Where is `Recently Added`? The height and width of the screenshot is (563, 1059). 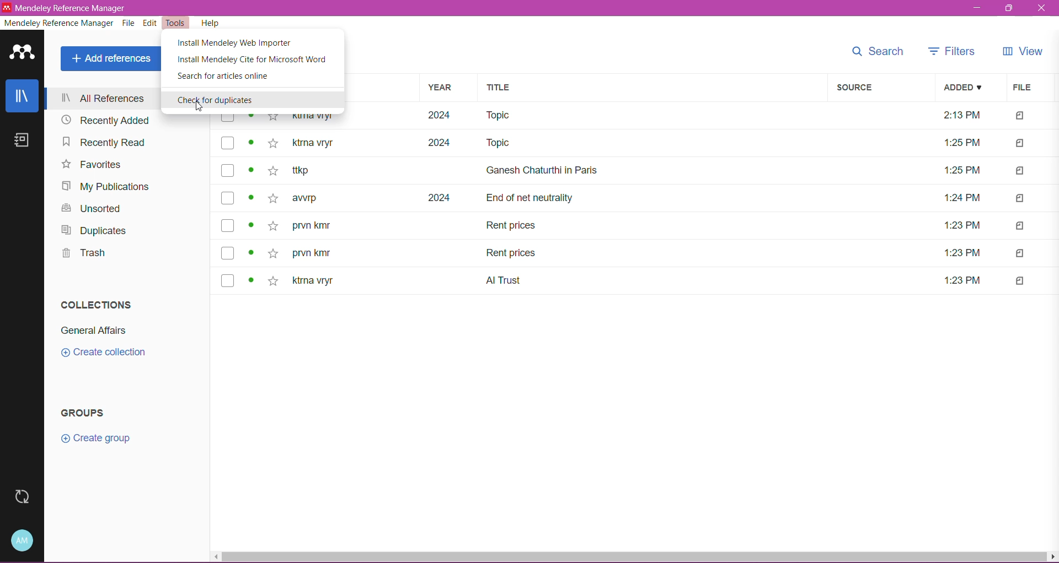 Recently Added is located at coordinates (107, 121).